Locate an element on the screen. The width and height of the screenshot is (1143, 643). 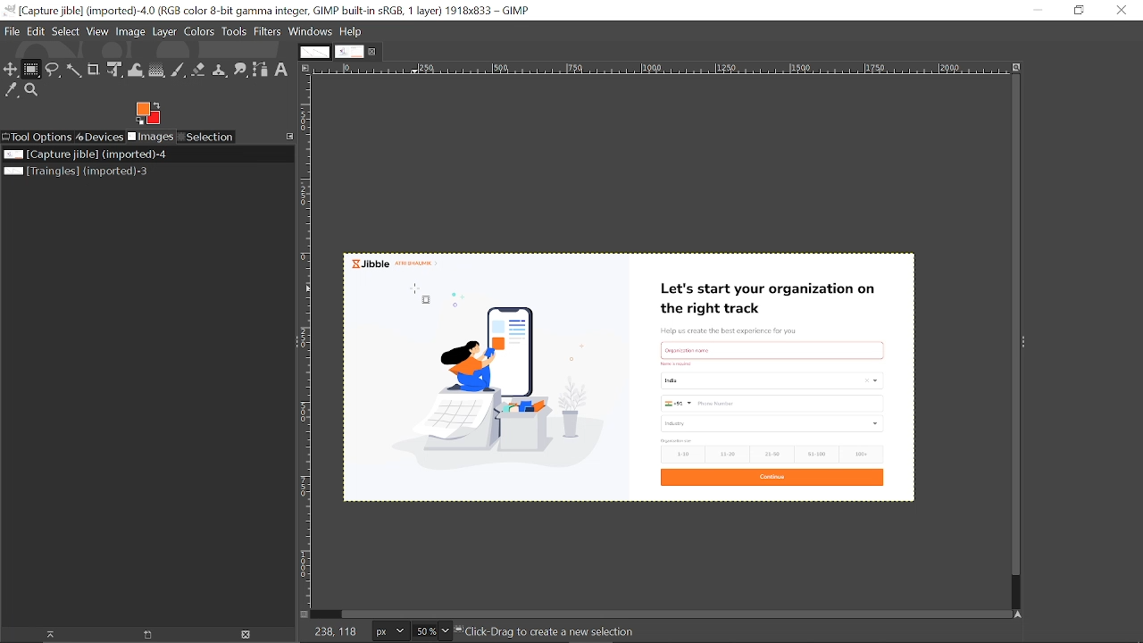
Smudge tool is located at coordinates (239, 70).